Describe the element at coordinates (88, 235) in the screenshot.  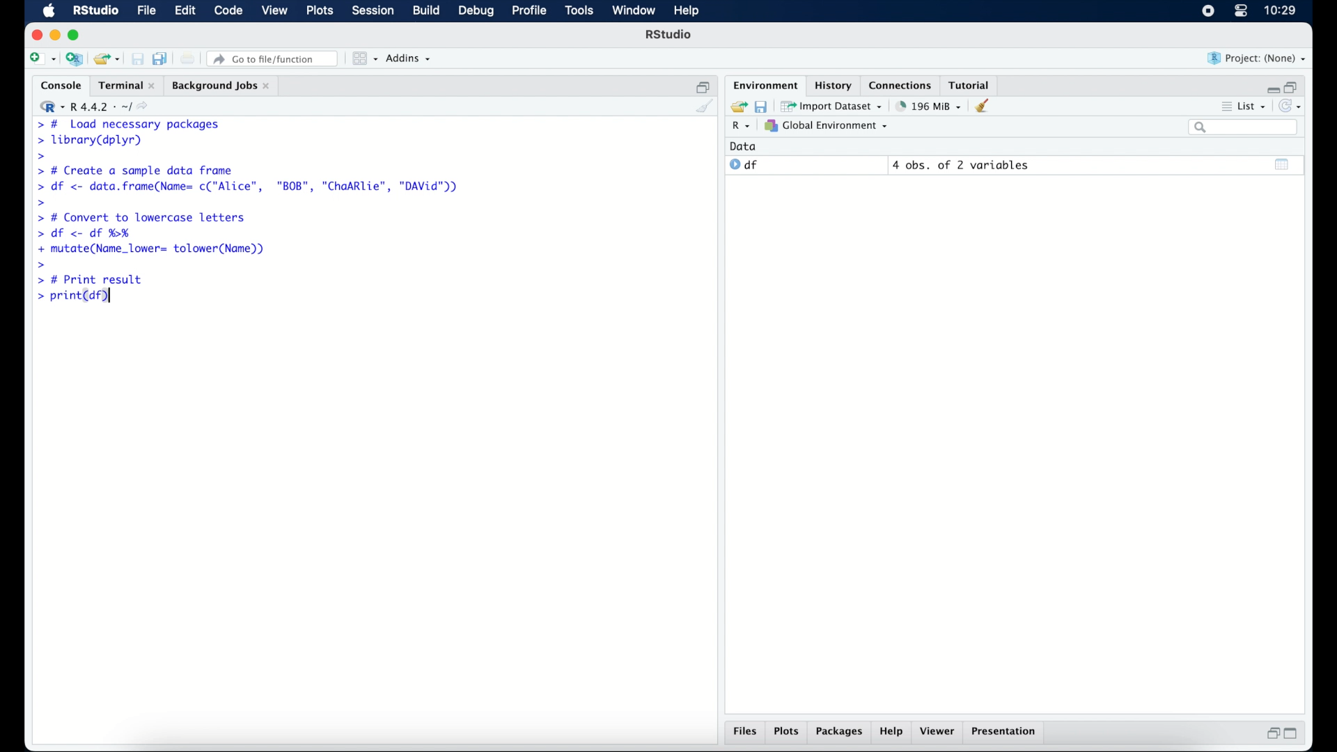
I see `> df <- df %H` at that location.